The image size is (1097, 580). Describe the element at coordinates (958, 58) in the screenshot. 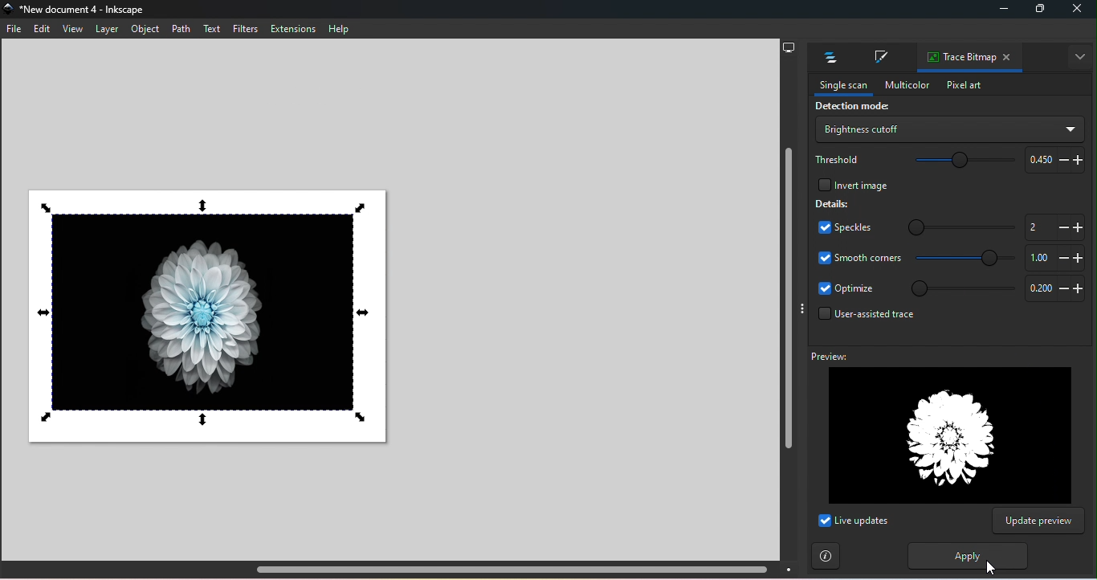

I see `Trace bitmap` at that location.